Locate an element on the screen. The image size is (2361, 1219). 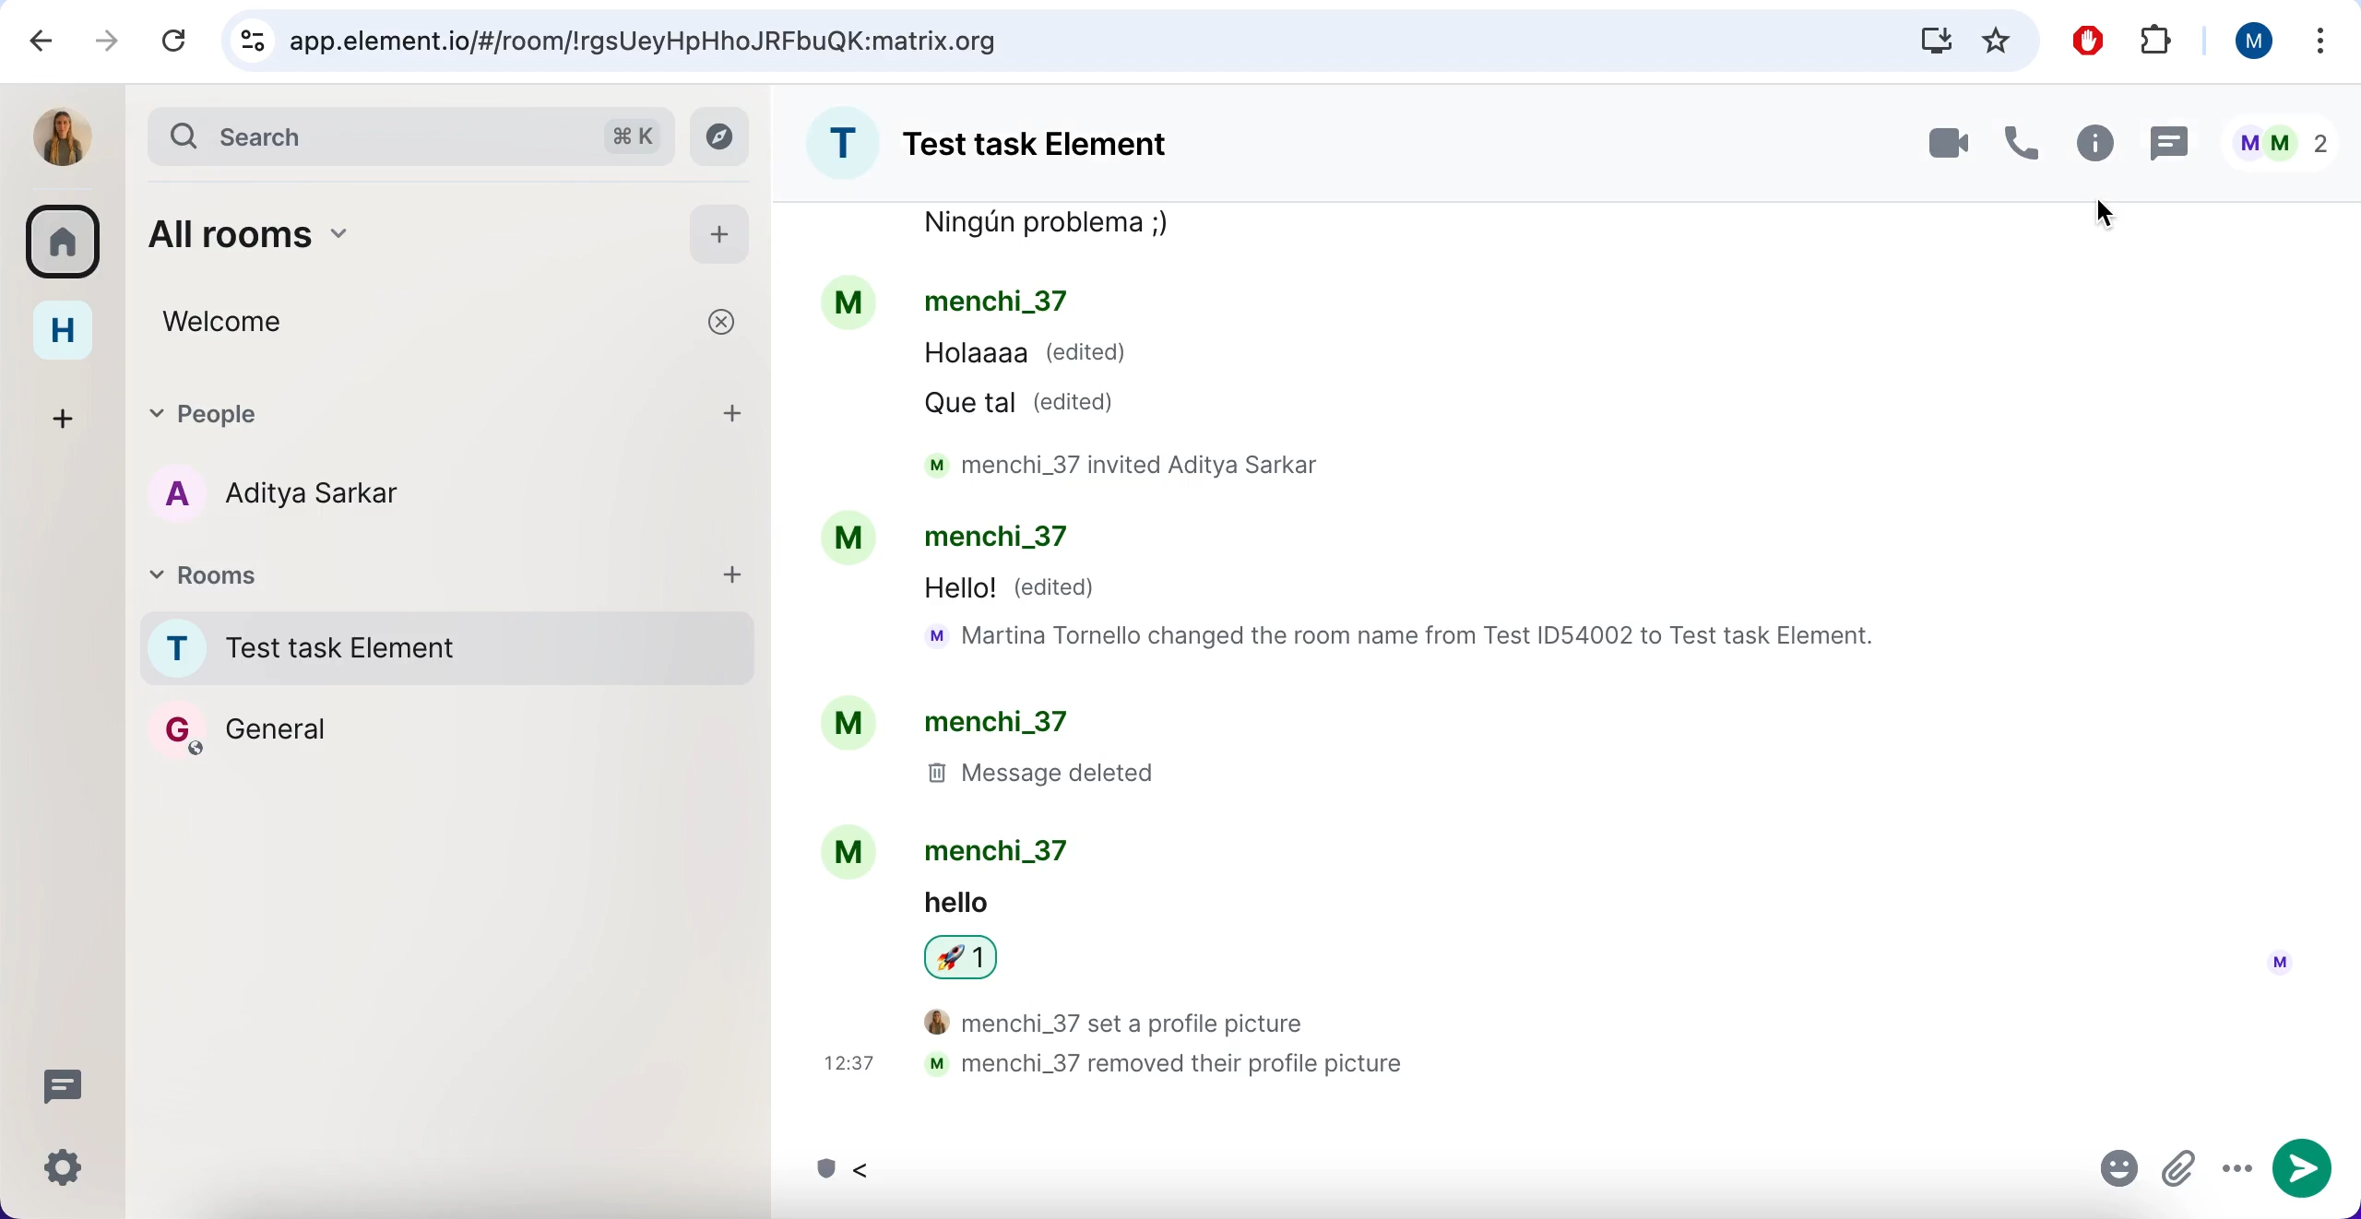
room chat is located at coordinates (1023, 143).